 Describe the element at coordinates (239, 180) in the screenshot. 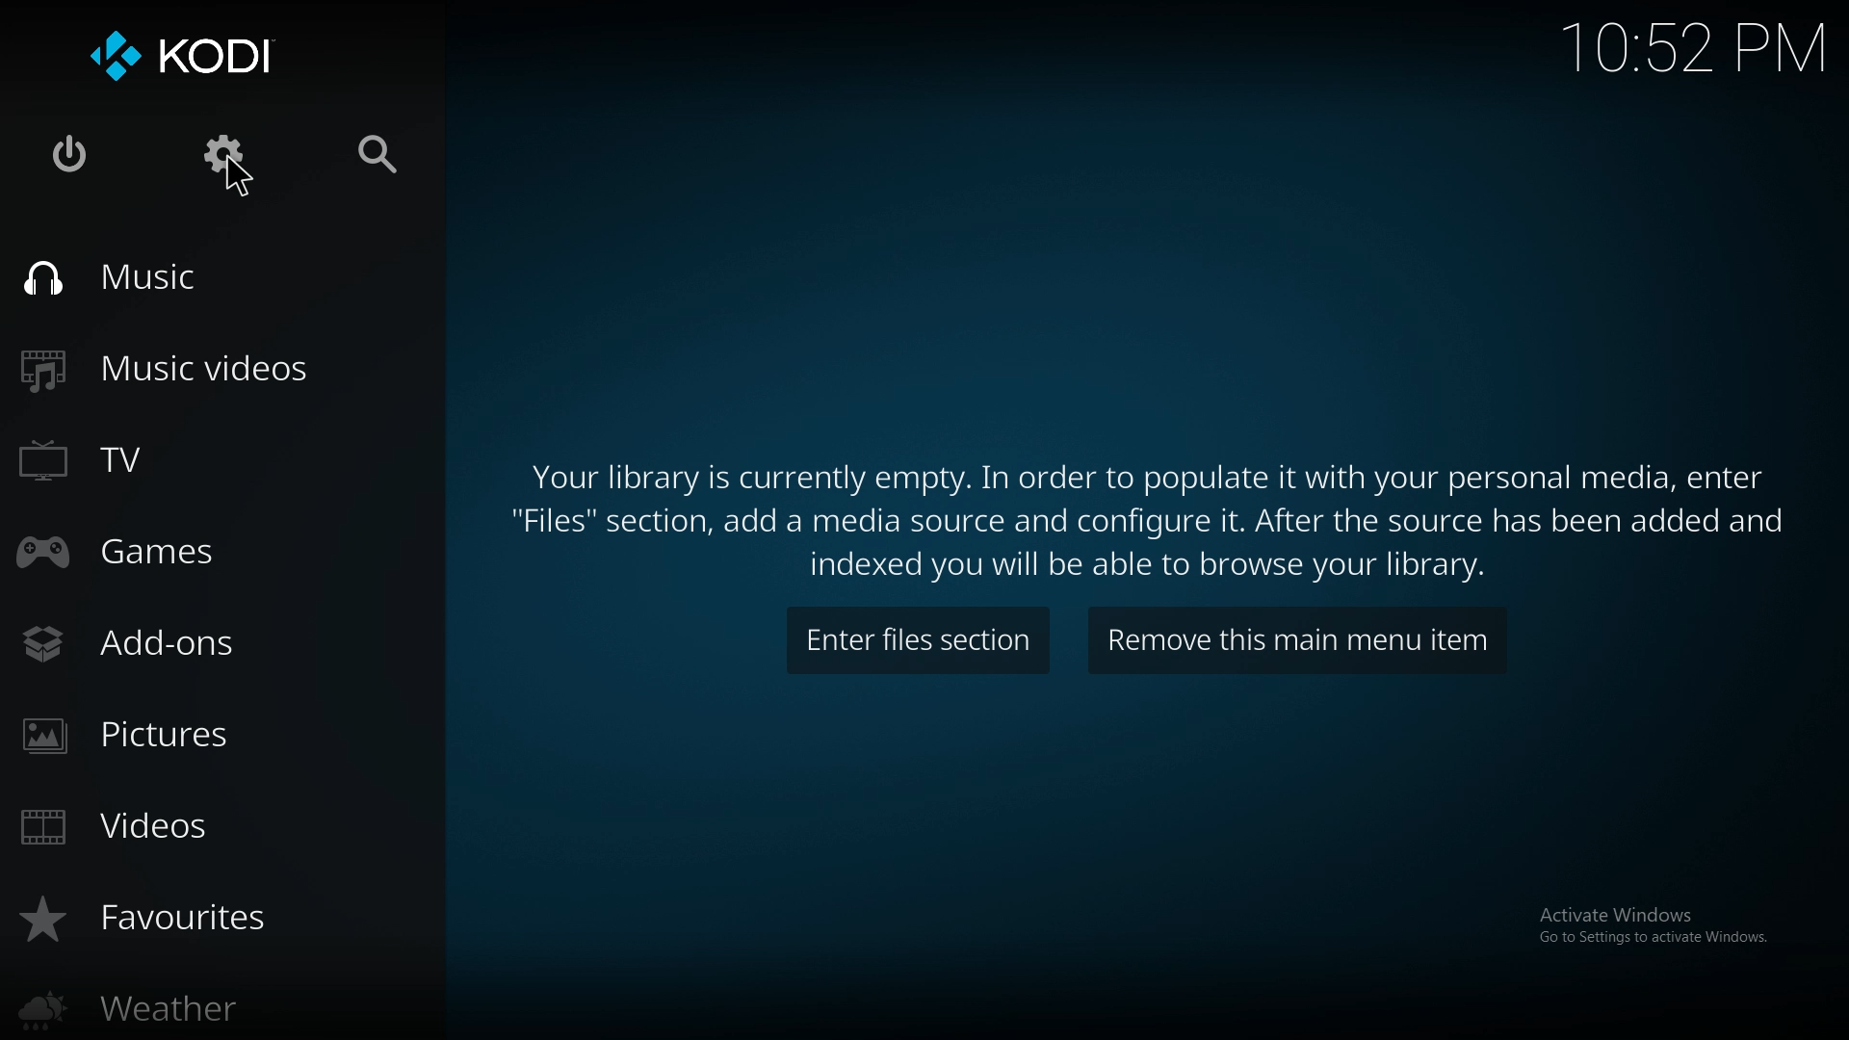

I see `cursor` at that location.